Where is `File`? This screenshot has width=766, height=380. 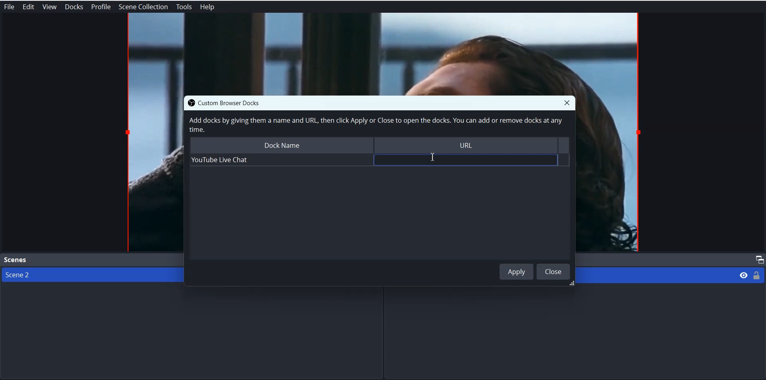 File is located at coordinates (9, 7).